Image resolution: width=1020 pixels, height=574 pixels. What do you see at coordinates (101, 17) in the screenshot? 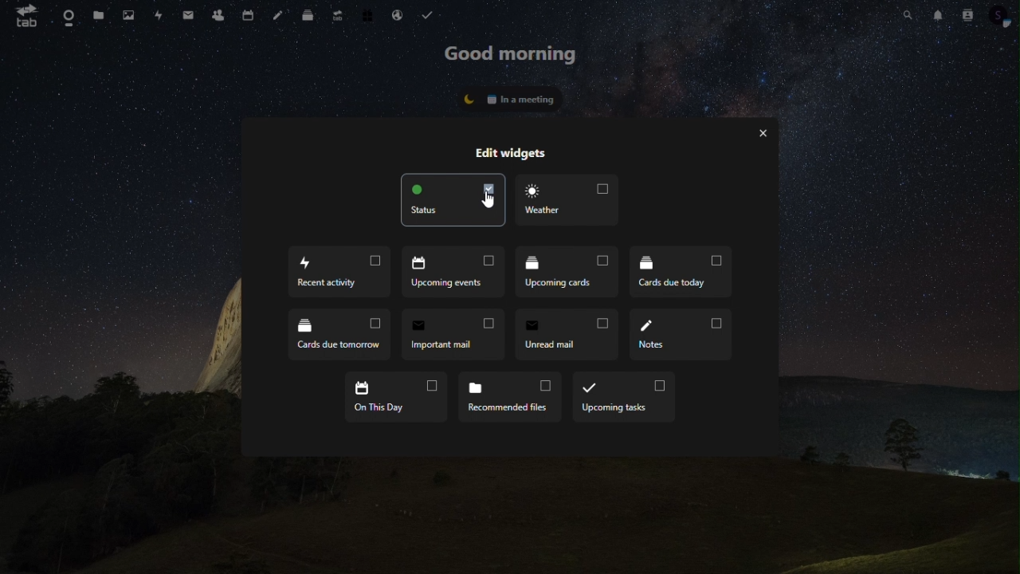
I see `files` at bounding box center [101, 17].